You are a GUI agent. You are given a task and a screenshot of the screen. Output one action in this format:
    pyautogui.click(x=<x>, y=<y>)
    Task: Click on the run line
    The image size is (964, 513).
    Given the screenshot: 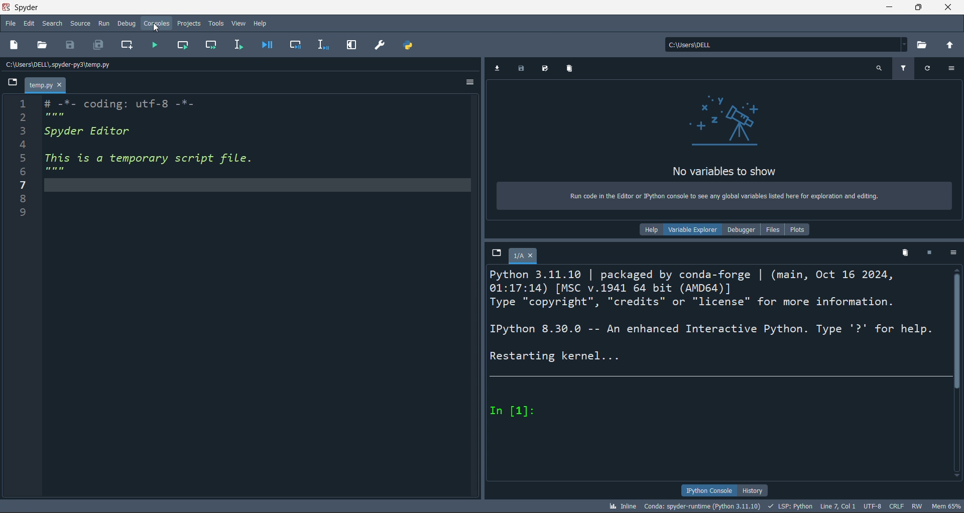 What is the action you would take?
    pyautogui.click(x=239, y=44)
    